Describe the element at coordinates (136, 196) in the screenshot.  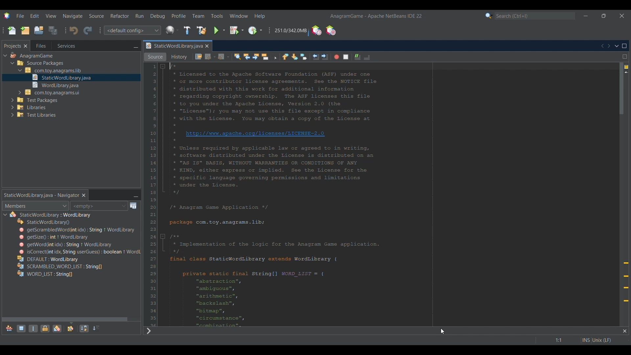
I see `Minimize window group` at that location.